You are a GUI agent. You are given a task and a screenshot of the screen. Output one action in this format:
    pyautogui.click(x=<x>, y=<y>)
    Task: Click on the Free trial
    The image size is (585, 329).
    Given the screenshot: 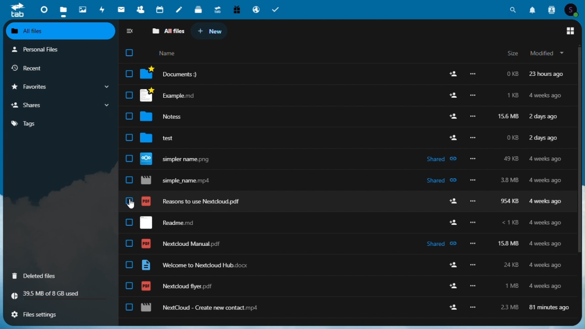 What is the action you would take?
    pyautogui.click(x=237, y=10)
    